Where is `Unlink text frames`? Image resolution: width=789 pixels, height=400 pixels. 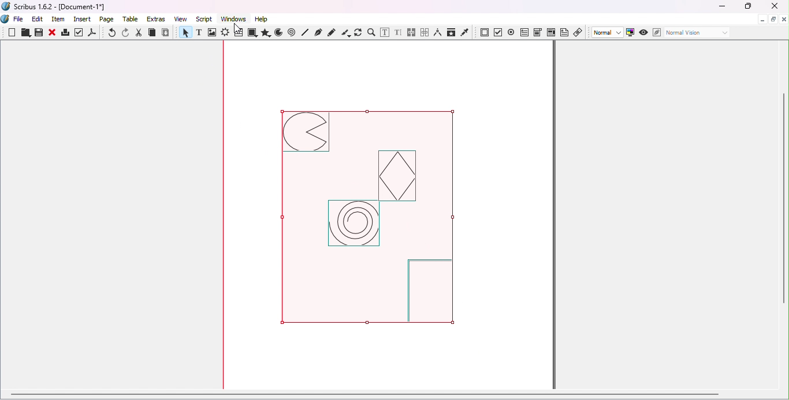
Unlink text frames is located at coordinates (425, 32).